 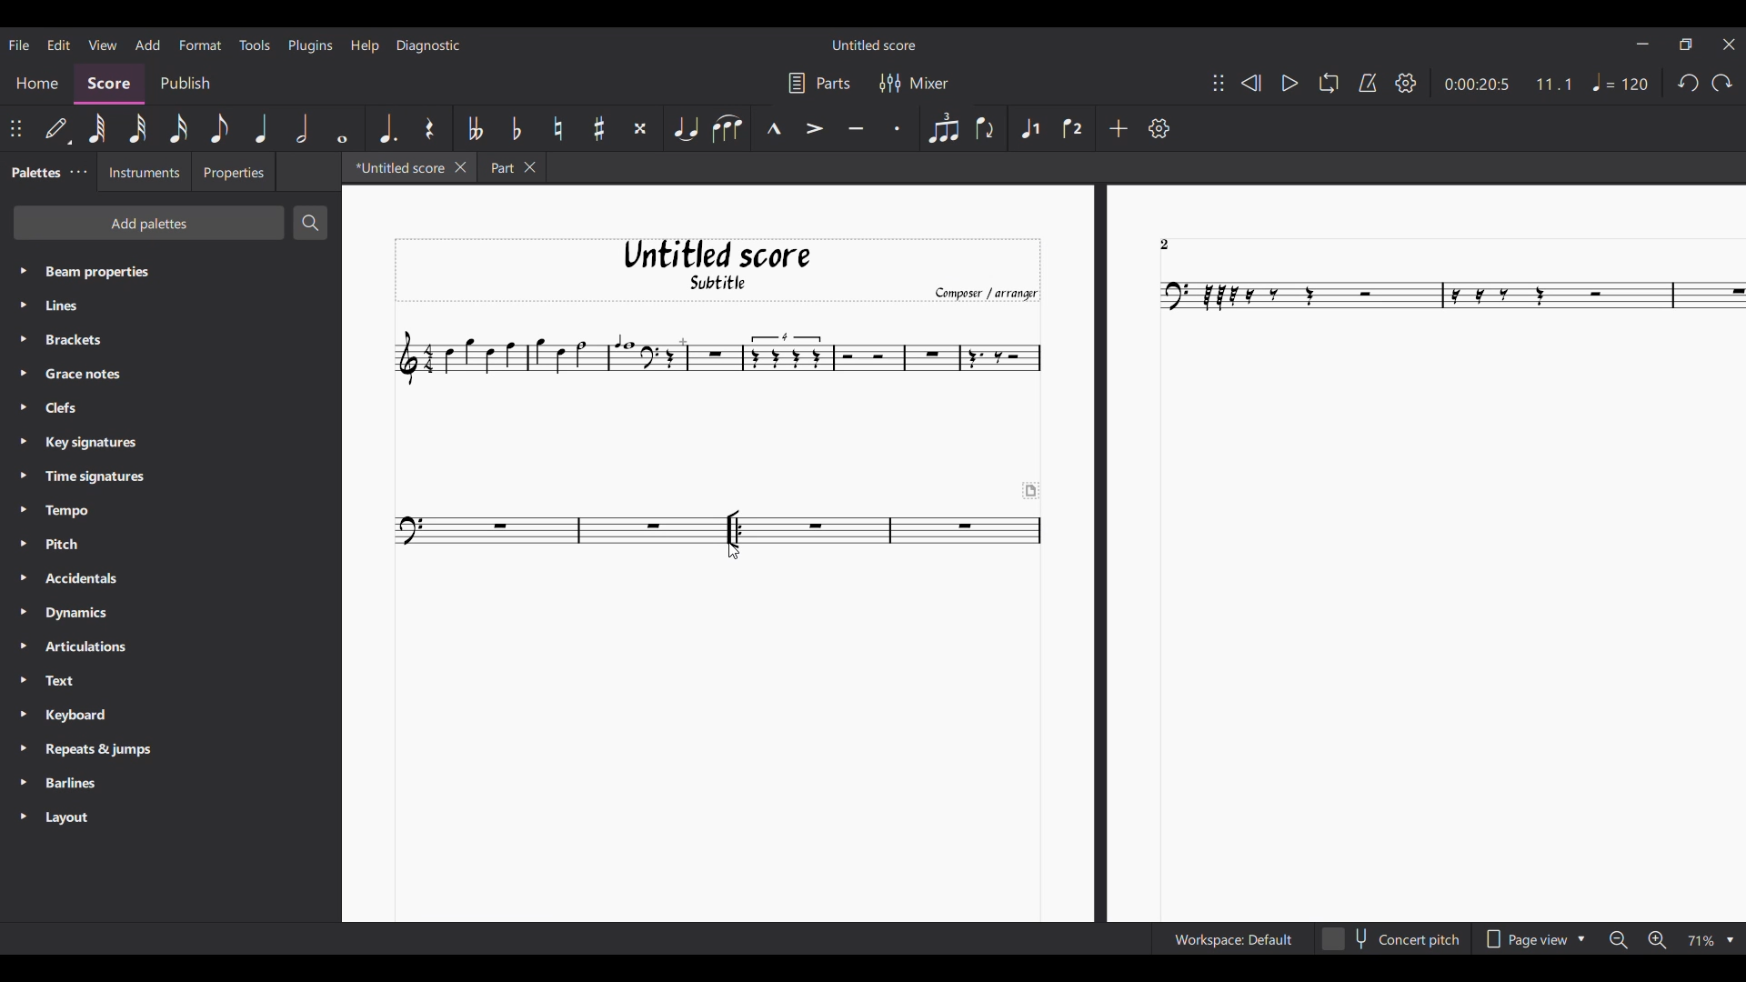 I want to click on Whole note, so click(x=343, y=127).